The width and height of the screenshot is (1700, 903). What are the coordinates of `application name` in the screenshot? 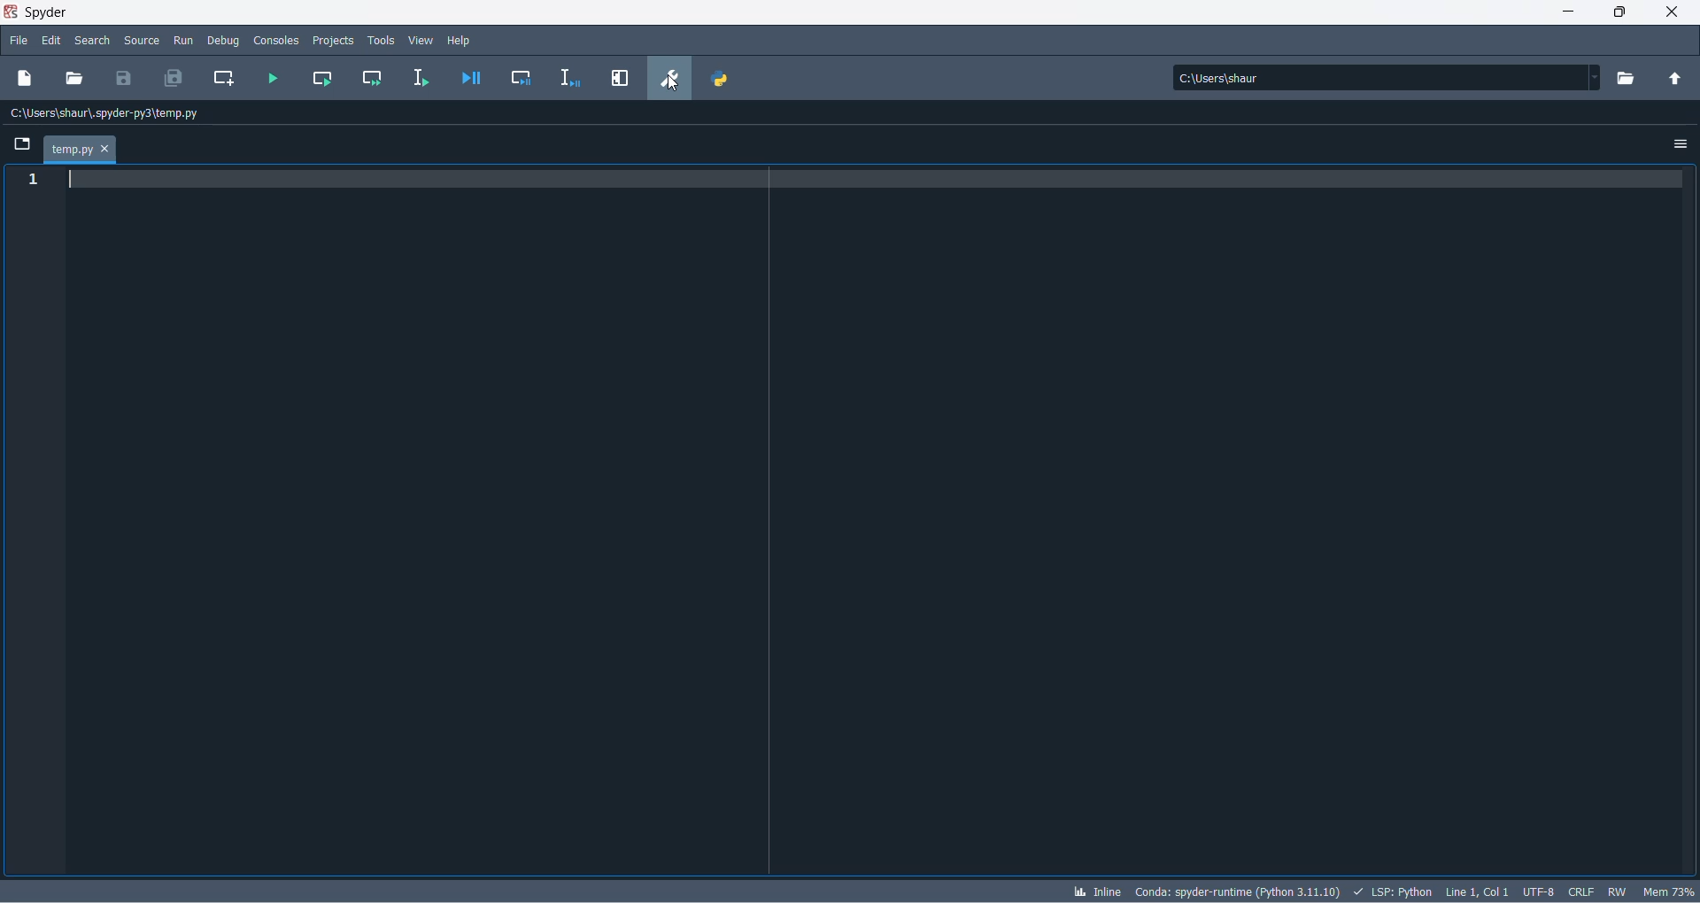 It's located at (38, 11).